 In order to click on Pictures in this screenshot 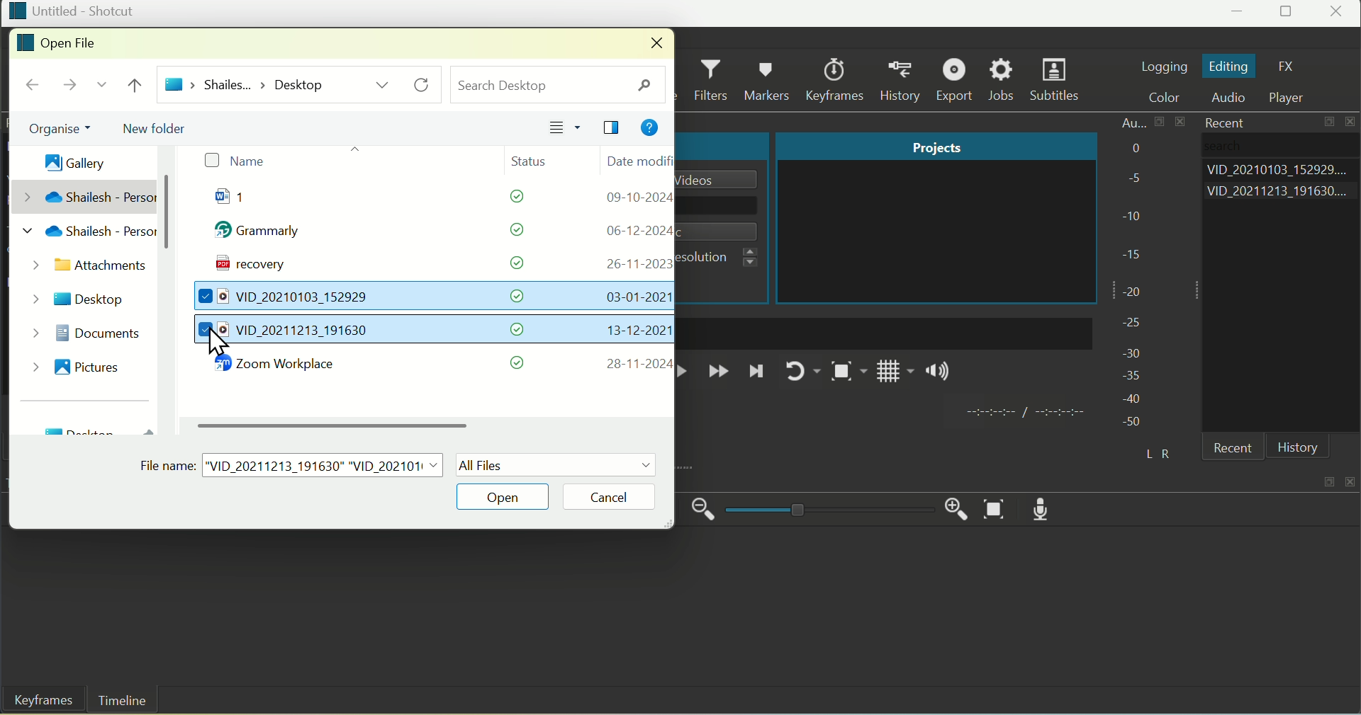, I will do `click(77, 365)`.